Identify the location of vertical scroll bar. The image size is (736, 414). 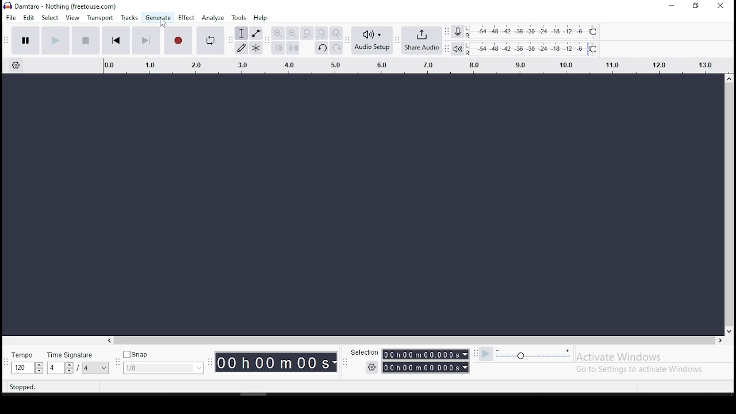
(723, 180).